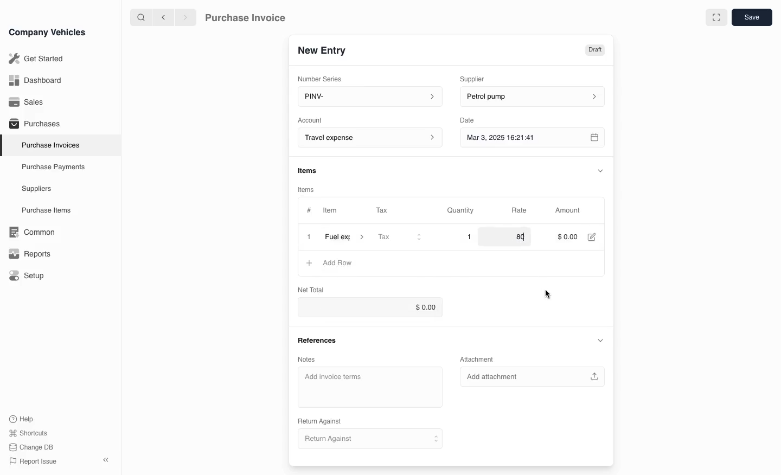 The width and height of the screenshot is (781, 475). I want to click on Sales, so click(27, 102).